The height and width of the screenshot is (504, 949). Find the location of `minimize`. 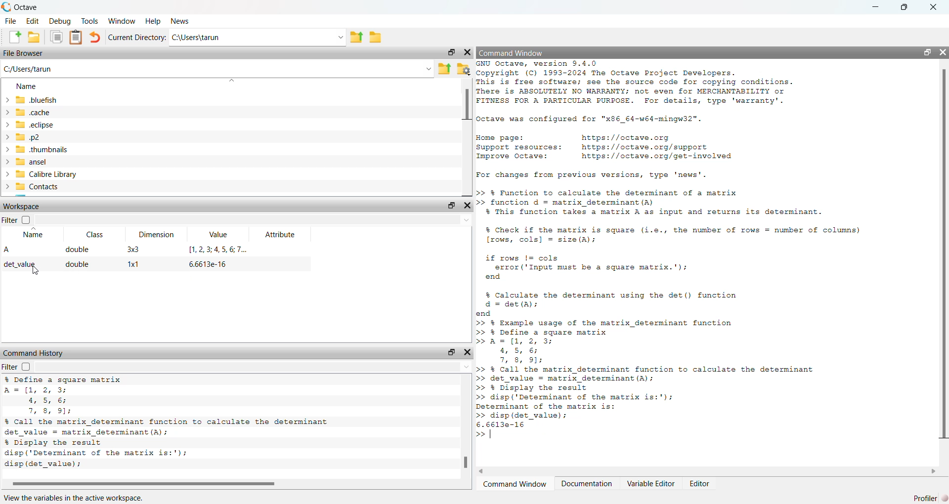

minimize is located at coordinates (873, 8).